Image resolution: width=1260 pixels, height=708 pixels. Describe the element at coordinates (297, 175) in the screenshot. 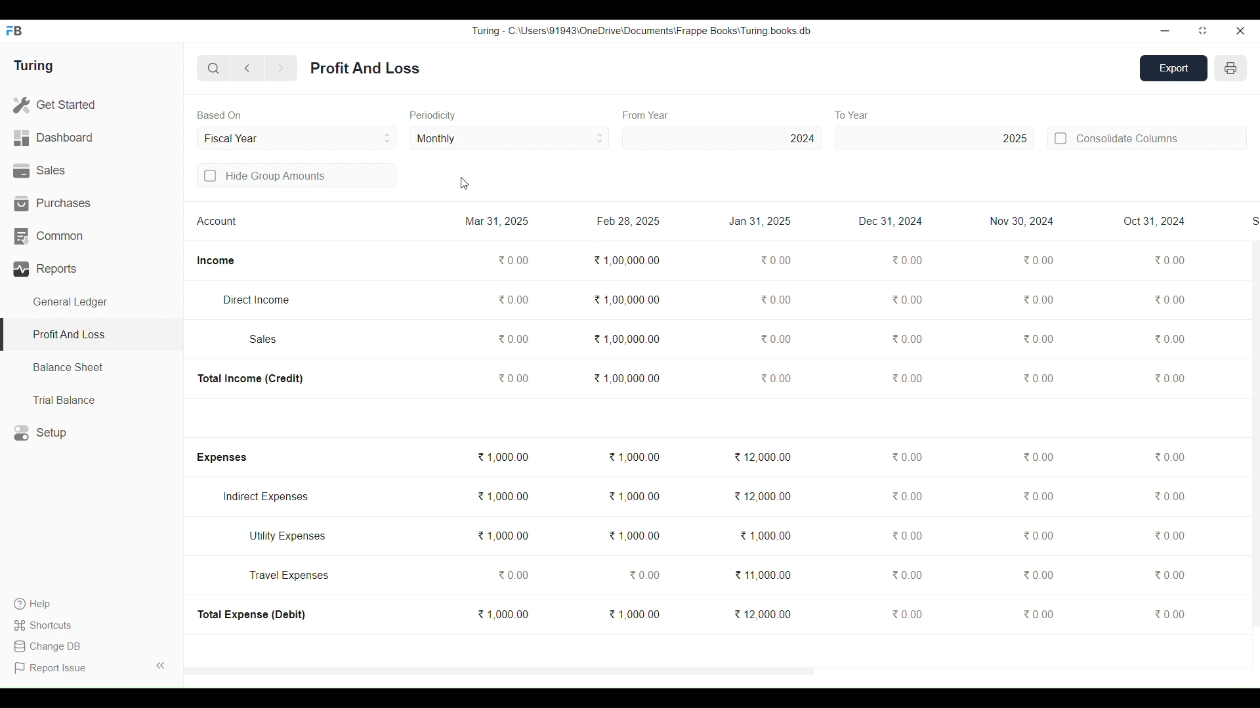

I see `Hide Group Amounts` at that location.